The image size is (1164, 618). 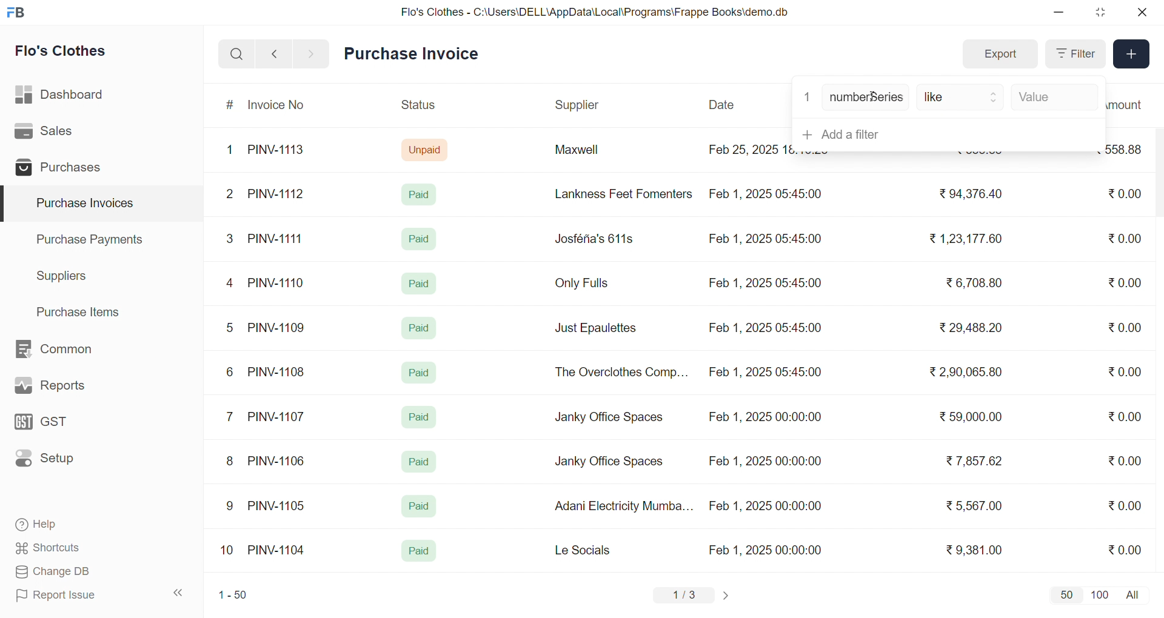 I want to click on Paid, so click(x=420, y=373).